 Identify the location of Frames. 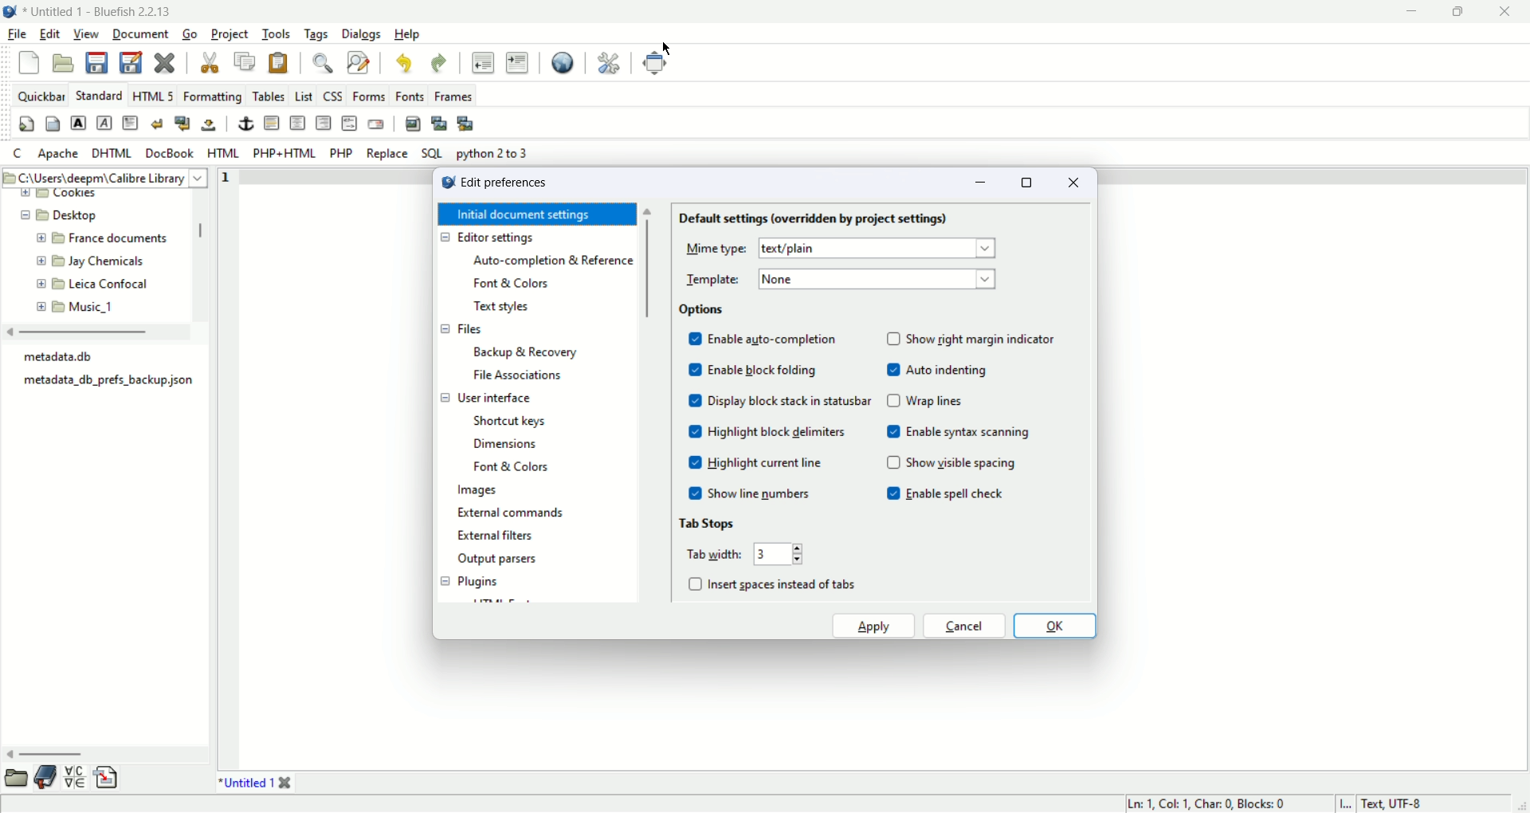
(453, 96).